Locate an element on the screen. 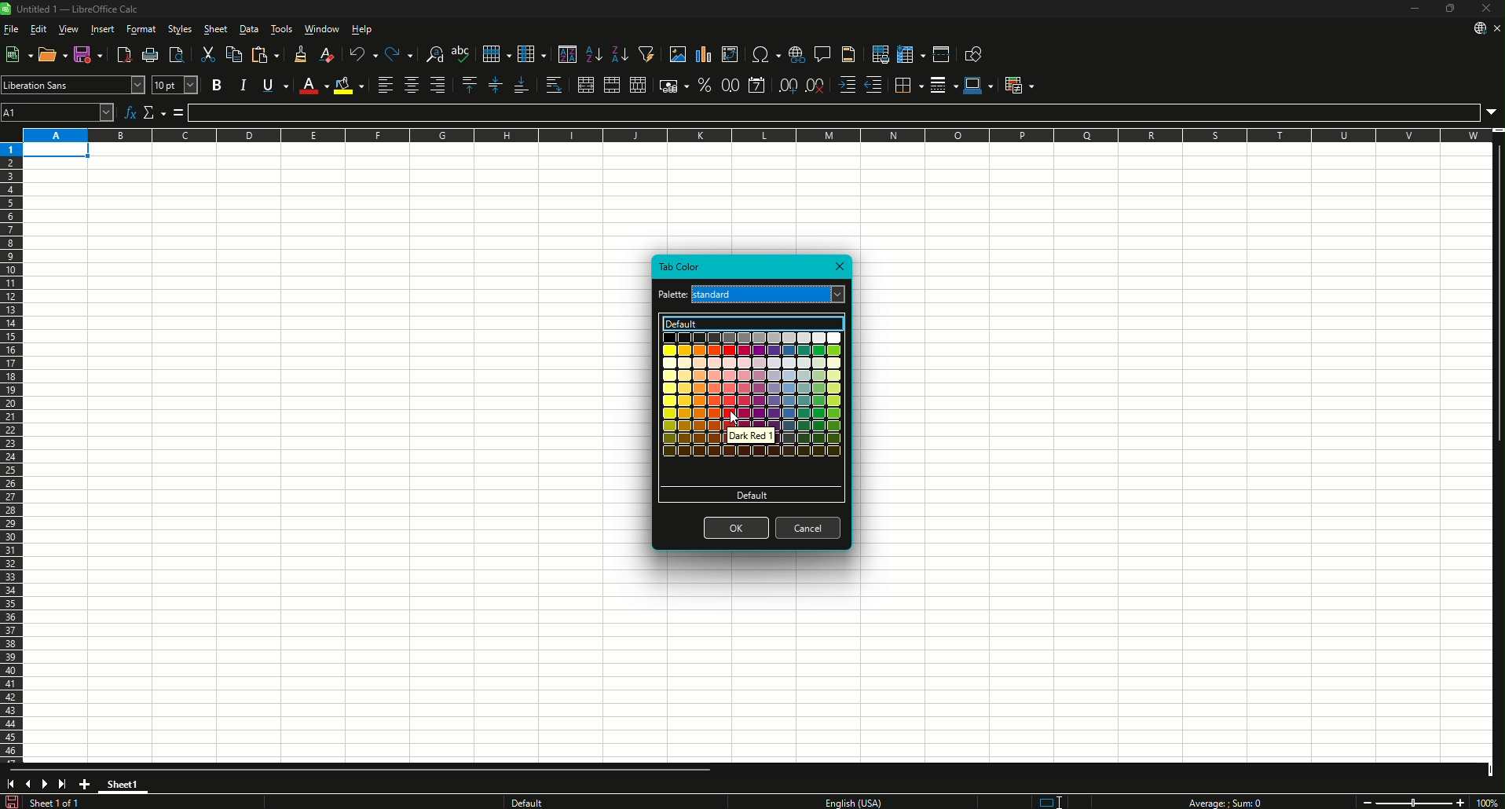  Insert Special Characters is located at coordinates (765, 54).